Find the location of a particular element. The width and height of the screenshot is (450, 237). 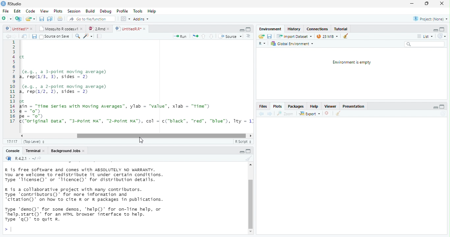

(Top Level) is located at coordinates (32, 142).